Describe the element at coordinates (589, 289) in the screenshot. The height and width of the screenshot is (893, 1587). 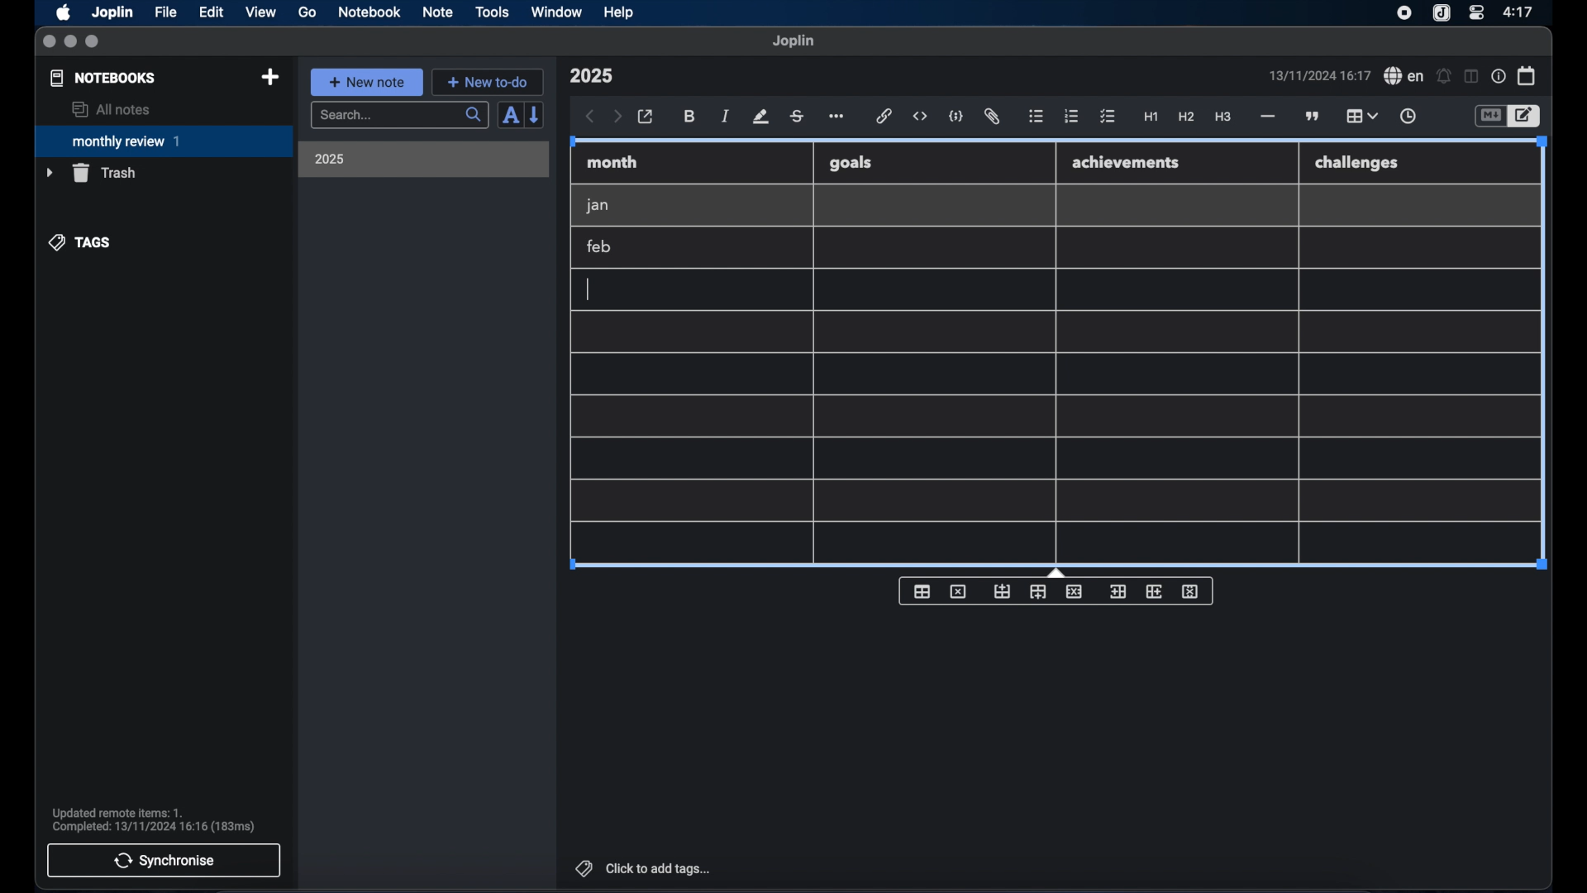
I see `text cursor` at that location.